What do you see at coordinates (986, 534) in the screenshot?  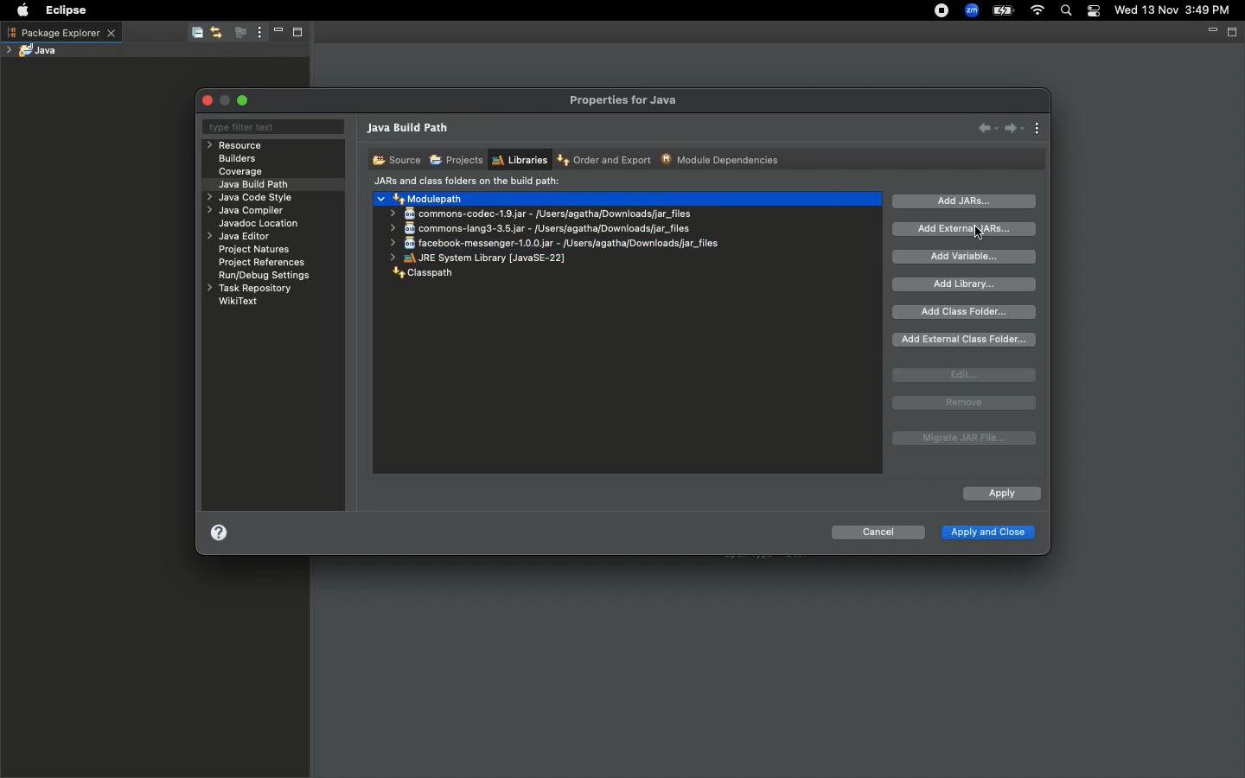 I see `Apply and close` at bounding box center [986, 534].